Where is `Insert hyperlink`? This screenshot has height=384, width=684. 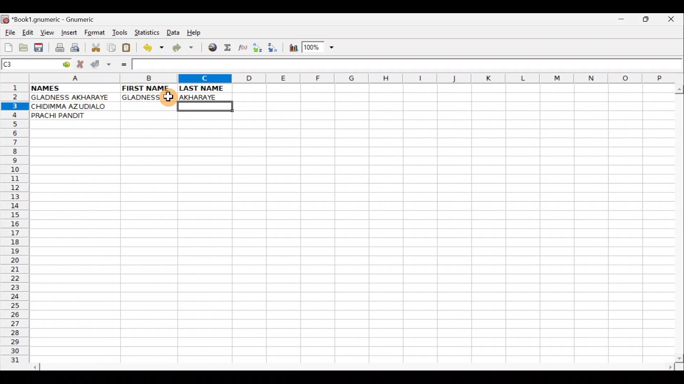 Insert hyperlink is located at coordinates (211, 48).